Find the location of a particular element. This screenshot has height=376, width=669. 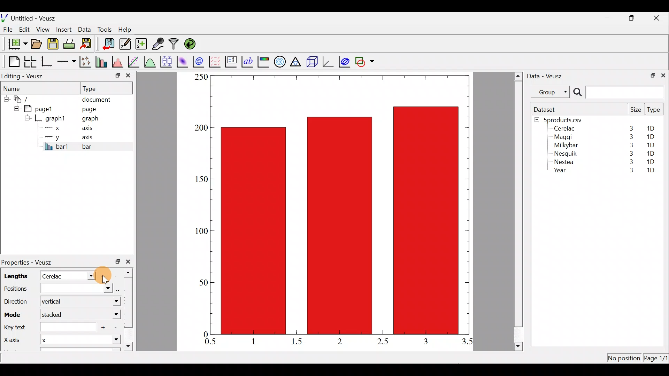

Plot a 2d dataset as an image is located at coordinates (183, 61).